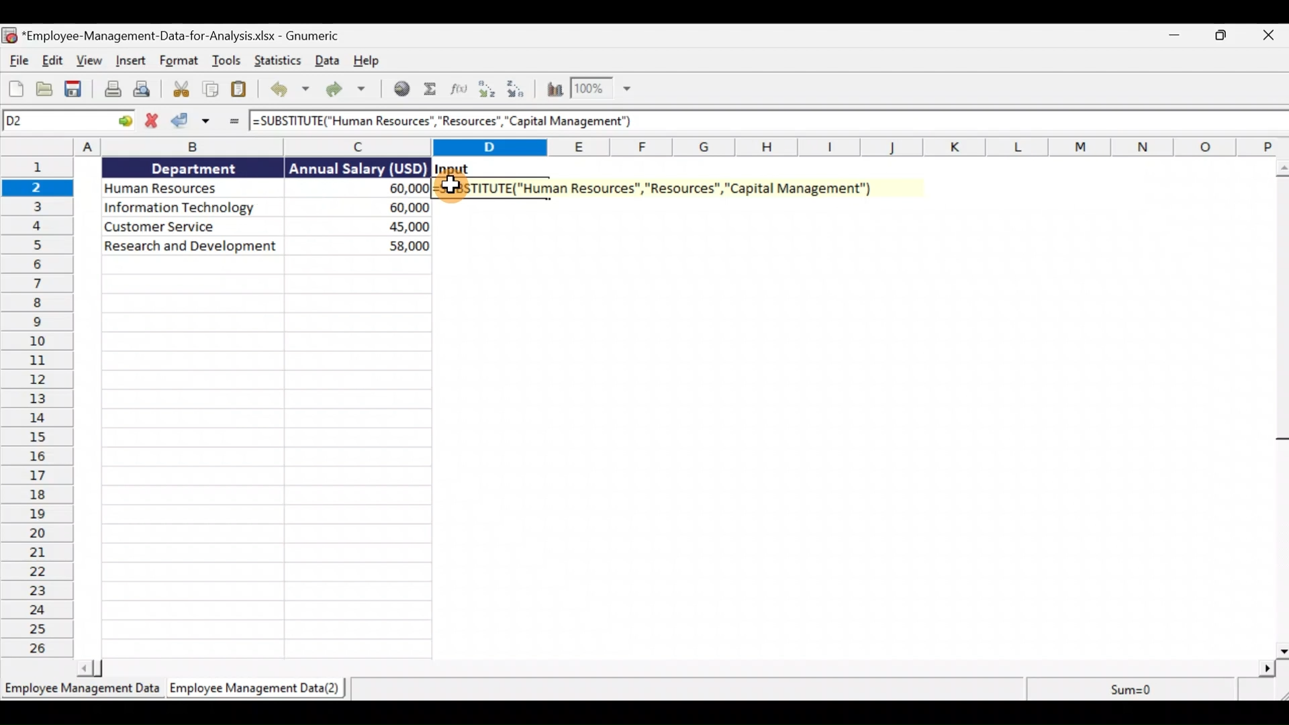  Describe the element at coordinates (80, 688) in the screenshot. I see `Sheet 1` at that location.